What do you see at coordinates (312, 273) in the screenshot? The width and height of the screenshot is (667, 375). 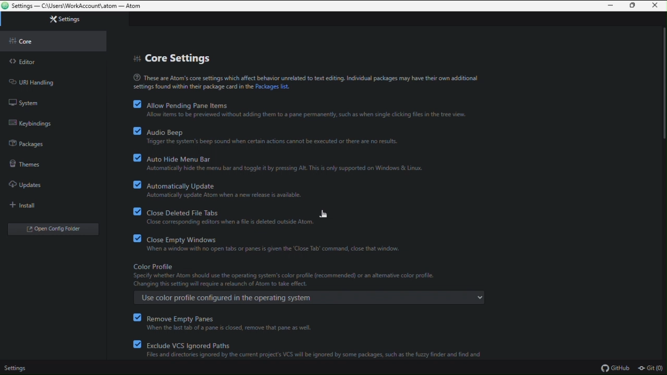 I see `colour profile ` at bounding box center [312, 273].